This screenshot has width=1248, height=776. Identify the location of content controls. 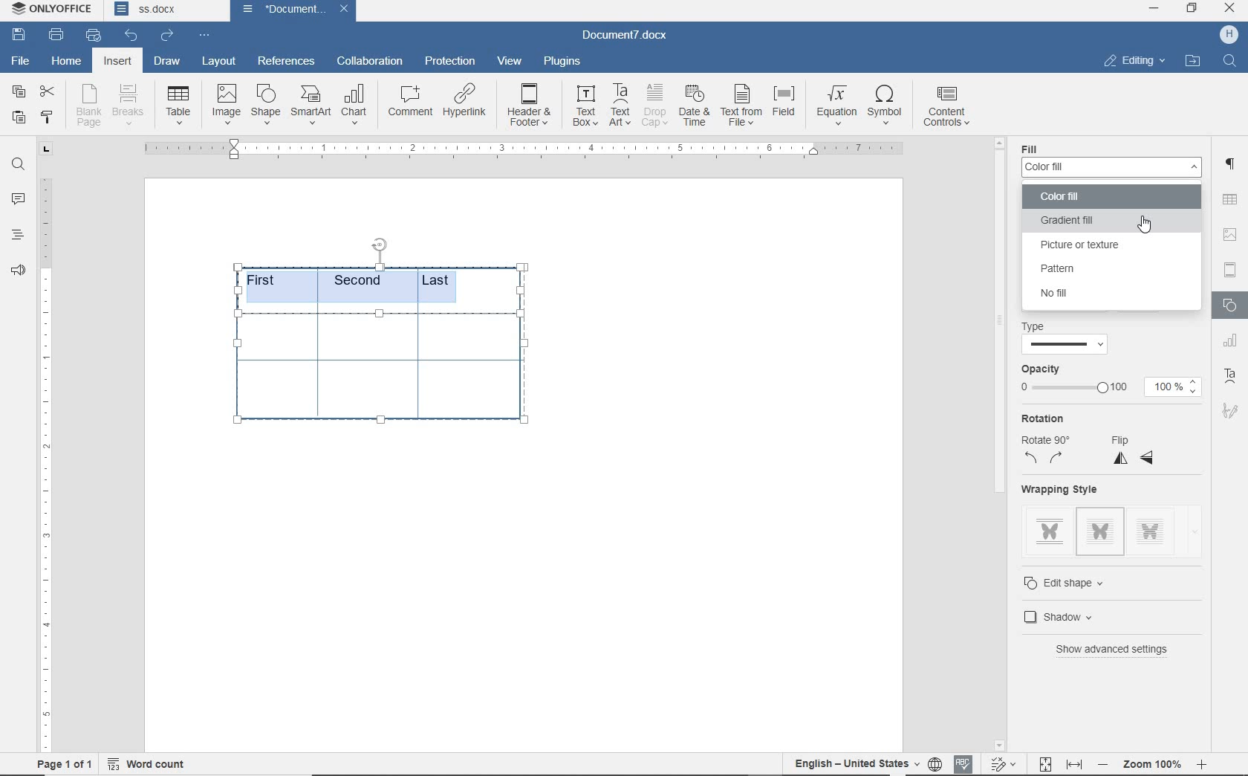
(949, 108).